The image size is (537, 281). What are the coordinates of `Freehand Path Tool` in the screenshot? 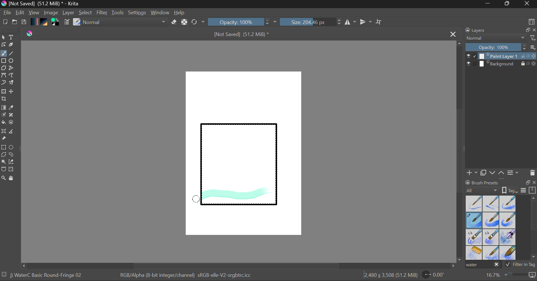 It's located at (11, 76).